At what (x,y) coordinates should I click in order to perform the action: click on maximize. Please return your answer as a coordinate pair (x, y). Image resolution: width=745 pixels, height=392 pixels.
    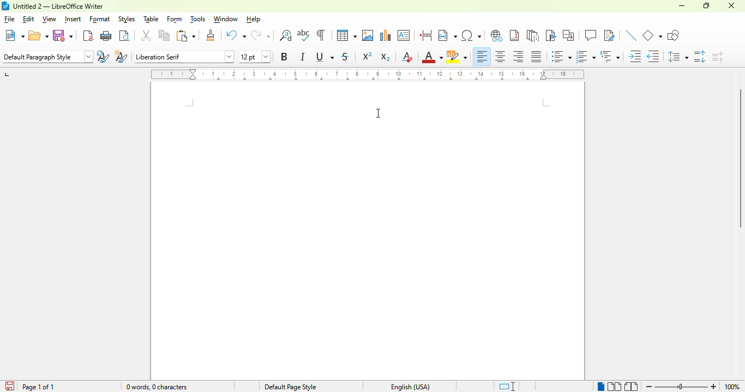
    Looking at the image, I should click on (706, 5).